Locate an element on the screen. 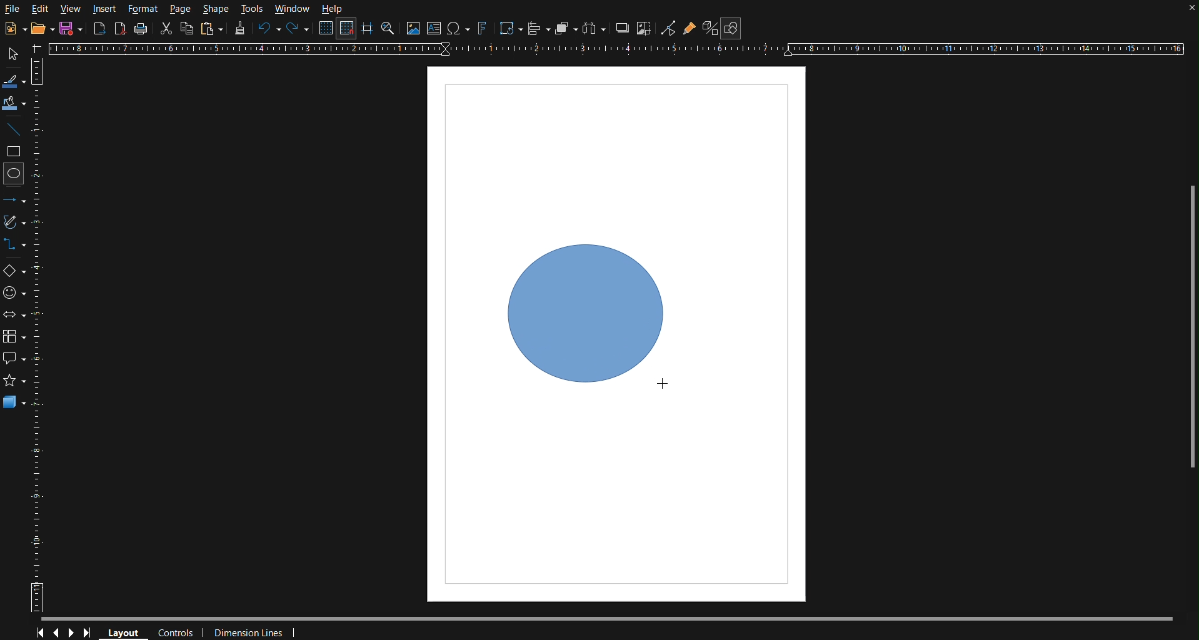 This screenshot has height=640, width=1199. Cut is located at coordinates (168, 29).